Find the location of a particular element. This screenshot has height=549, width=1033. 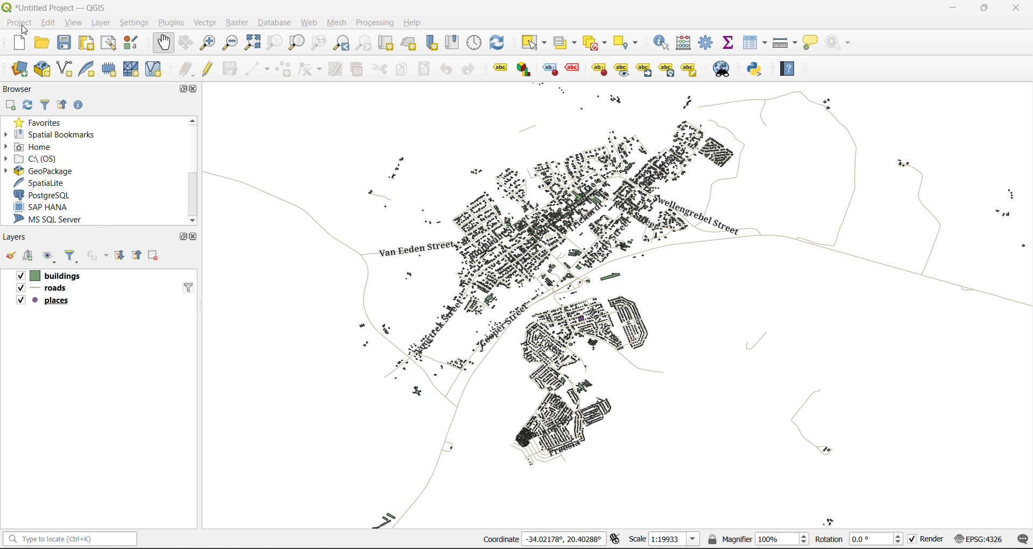

filter by expression is located at coordinates (97, 255).